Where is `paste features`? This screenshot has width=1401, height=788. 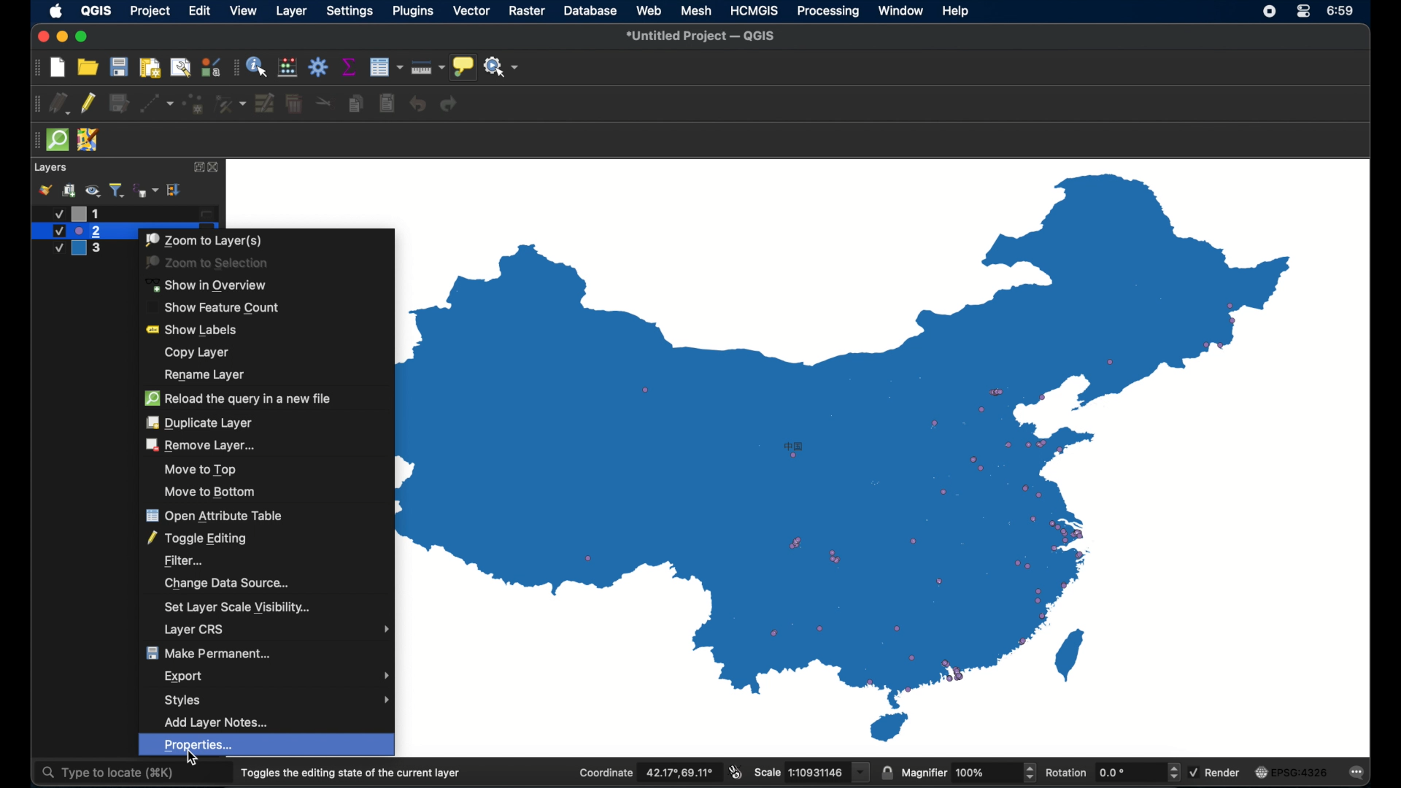 paste features is located at coordinates (387, 104).